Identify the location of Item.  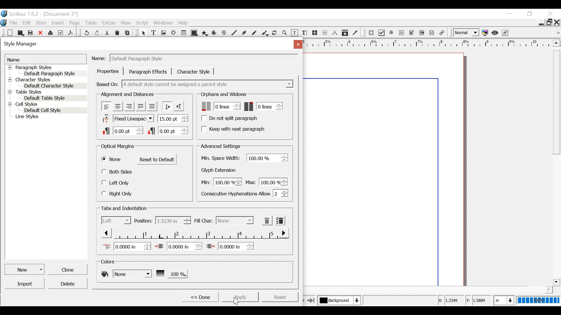
(41, 23).